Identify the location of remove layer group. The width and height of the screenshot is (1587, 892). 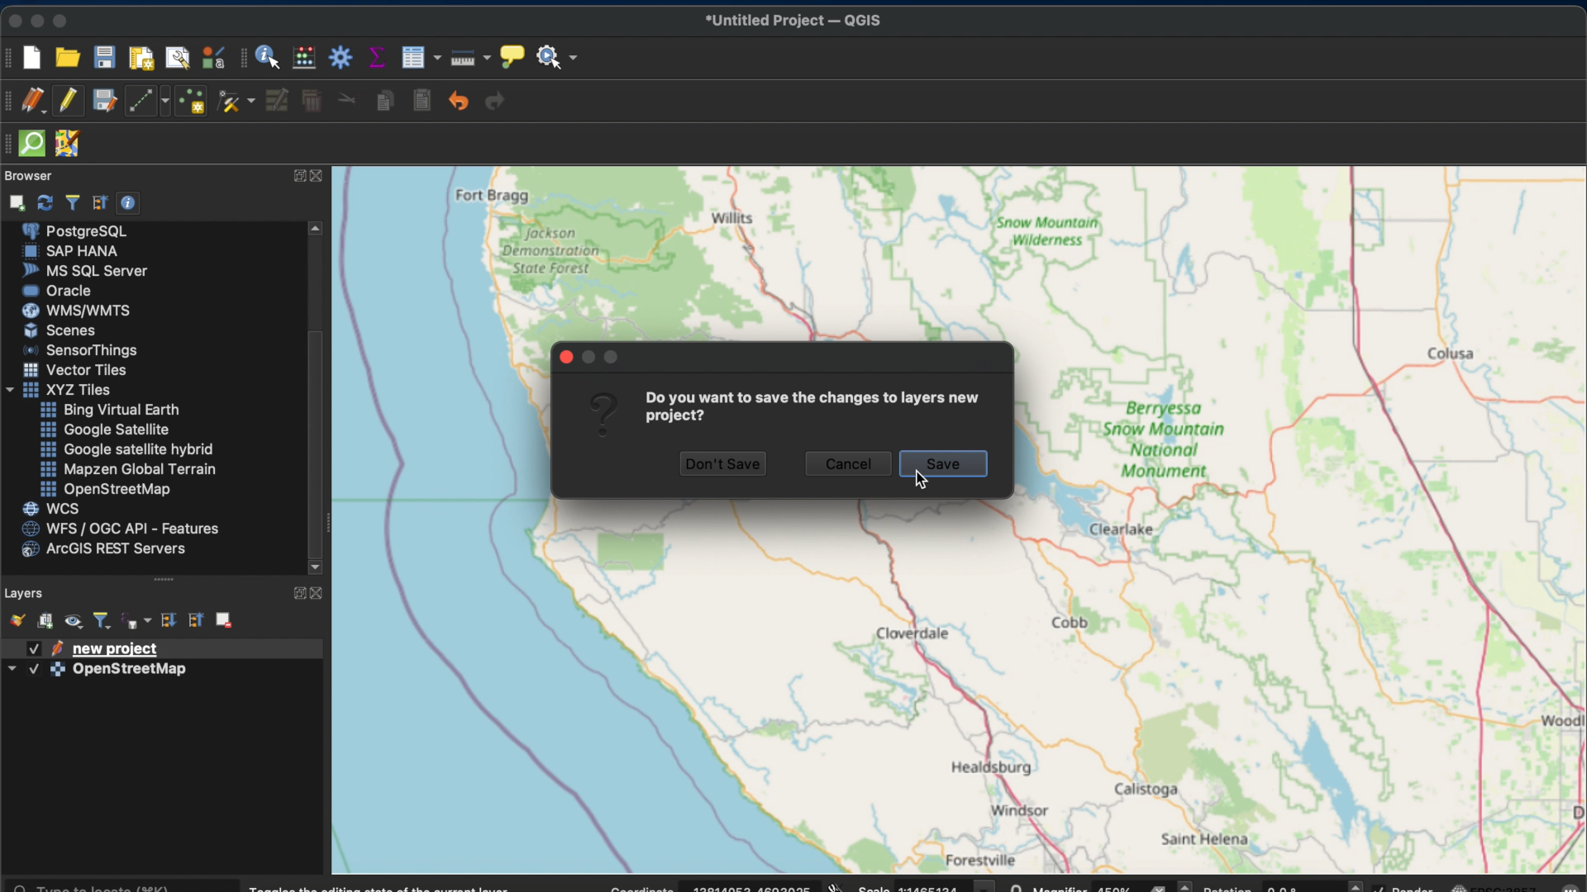
(224, 619).